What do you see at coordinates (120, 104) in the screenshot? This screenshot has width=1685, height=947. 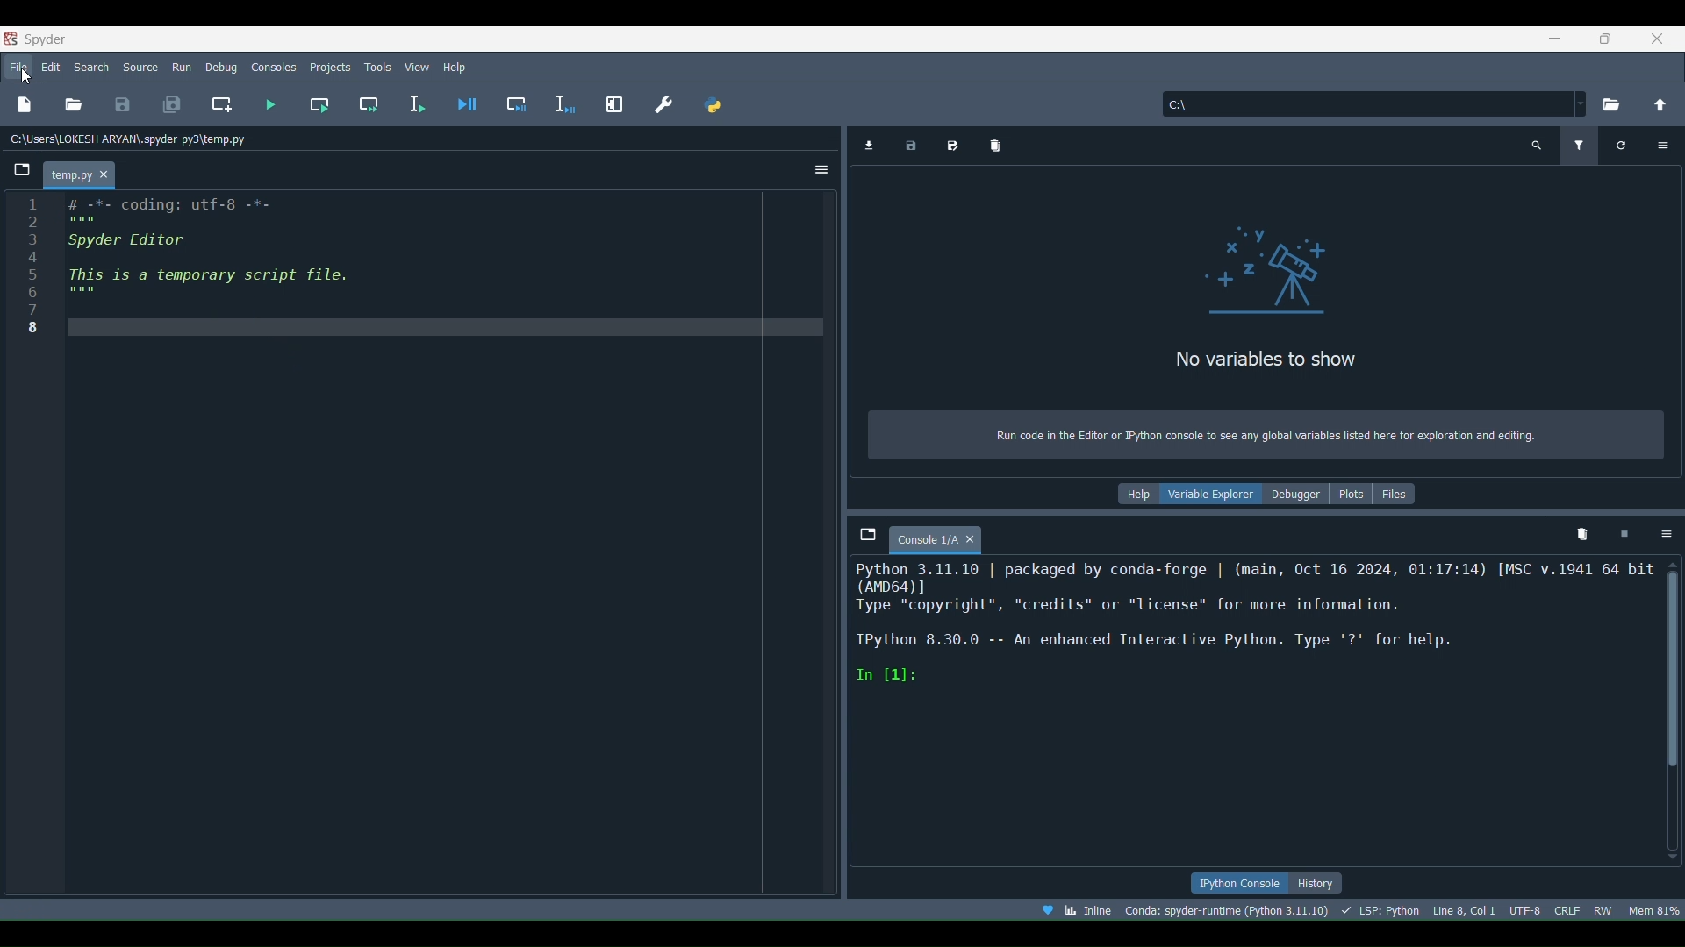 I see `Save file (Ctrl + S)` at bounding box center [120, 104].